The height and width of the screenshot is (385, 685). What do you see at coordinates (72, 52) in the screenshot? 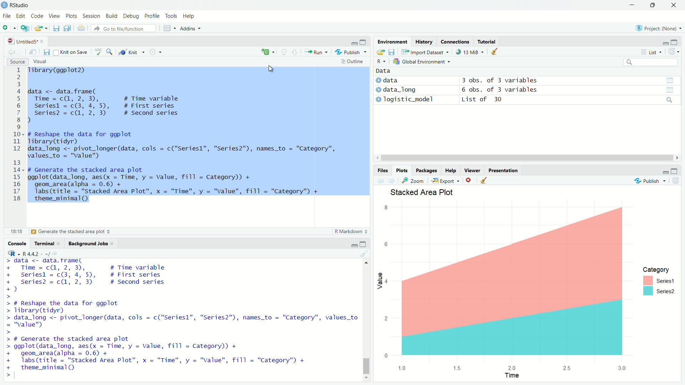
I see `Knit on Save` at bounding box center [72, 52].